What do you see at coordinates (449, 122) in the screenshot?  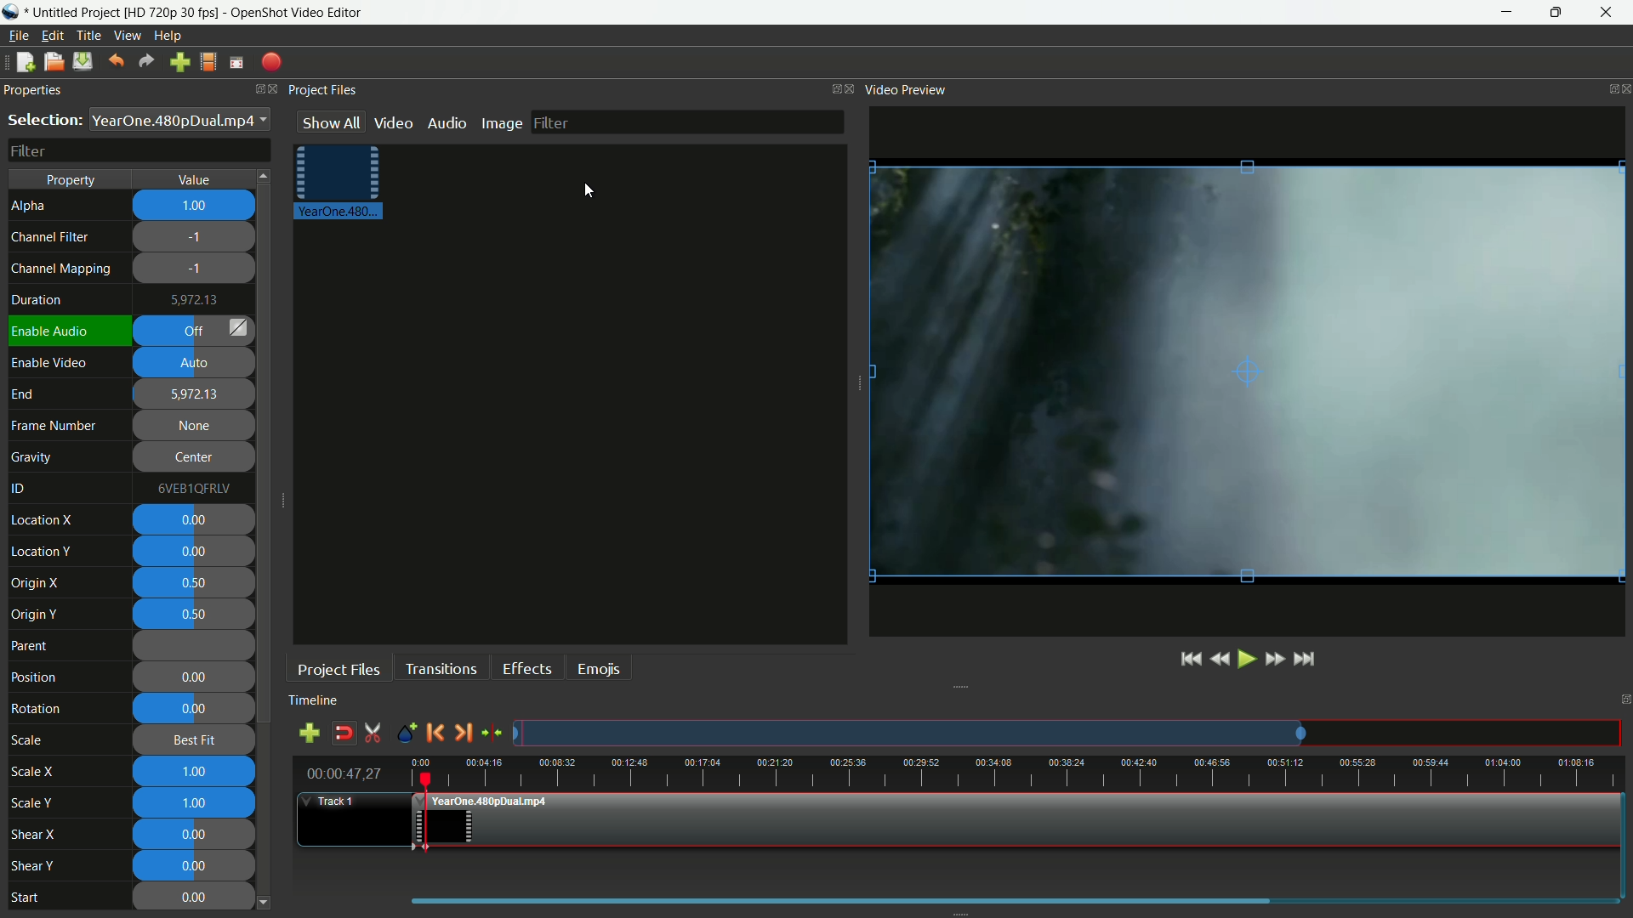 I see `audio` at bounding box center [449, 122].